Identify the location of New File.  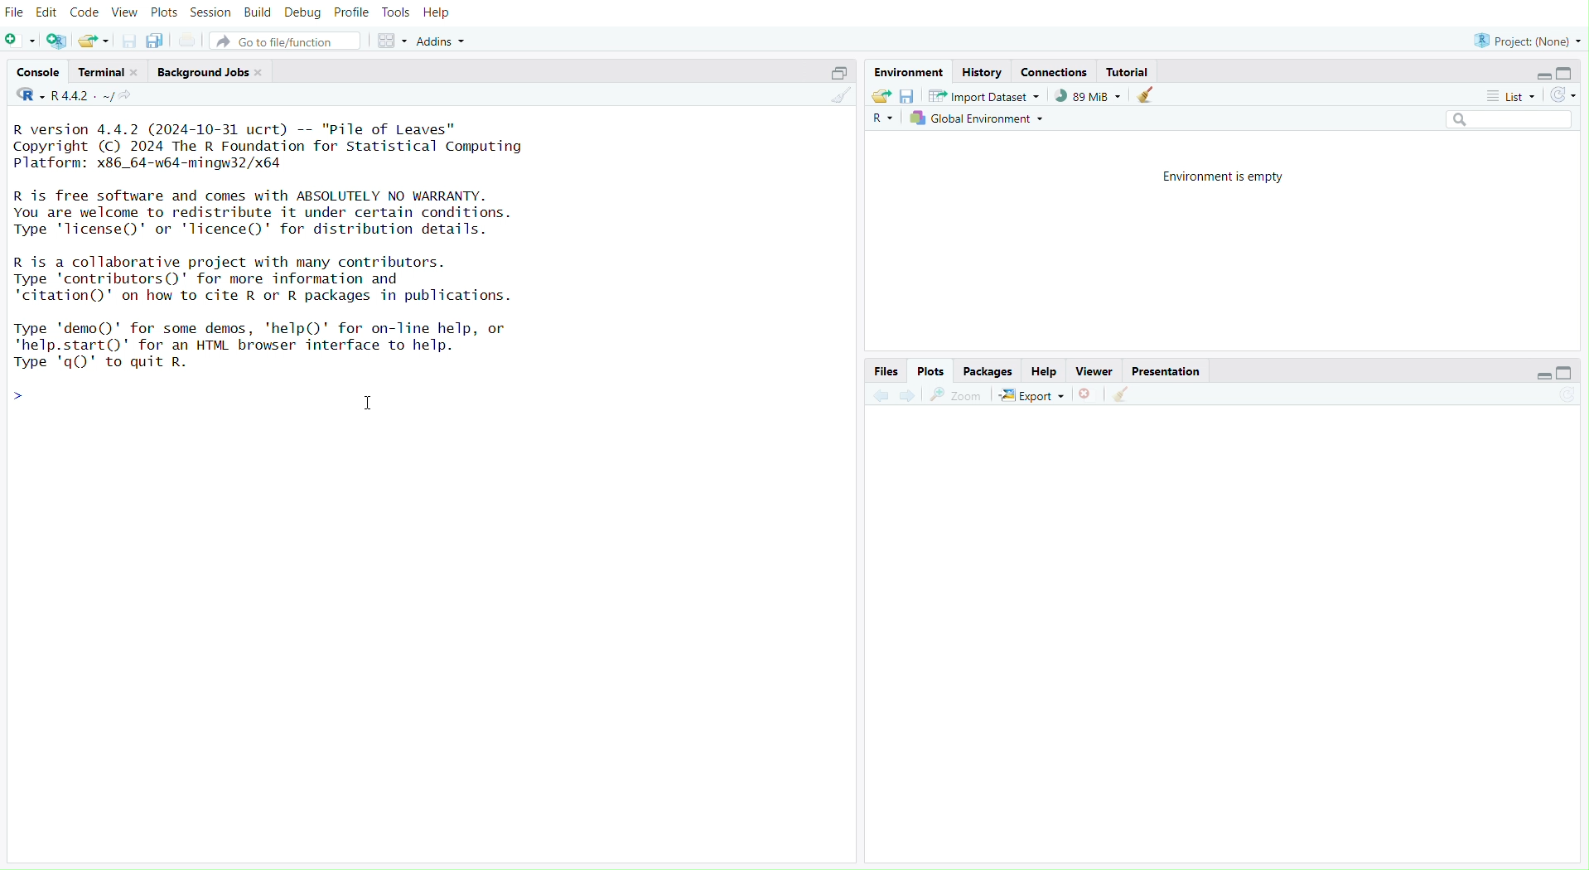
(21, 40).